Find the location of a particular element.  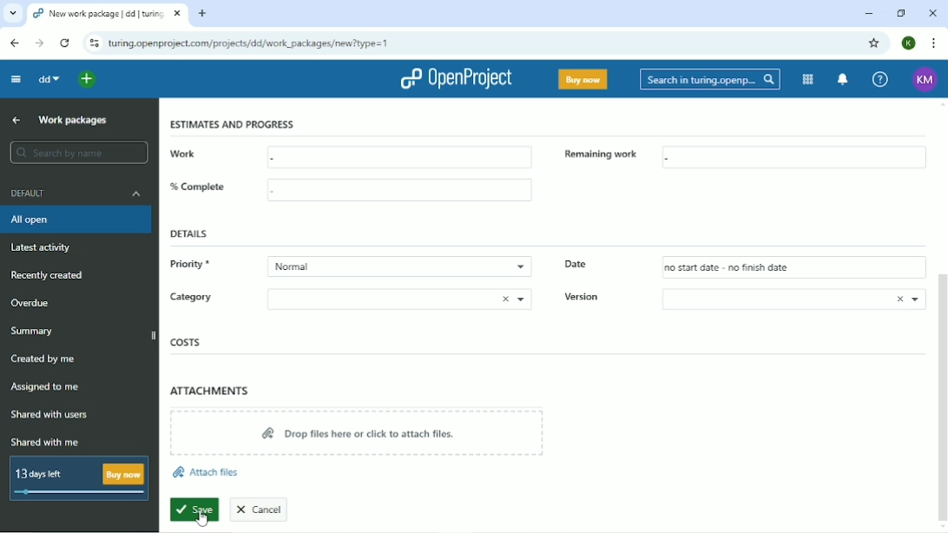

Attachments is located at coordinates (210, 391).